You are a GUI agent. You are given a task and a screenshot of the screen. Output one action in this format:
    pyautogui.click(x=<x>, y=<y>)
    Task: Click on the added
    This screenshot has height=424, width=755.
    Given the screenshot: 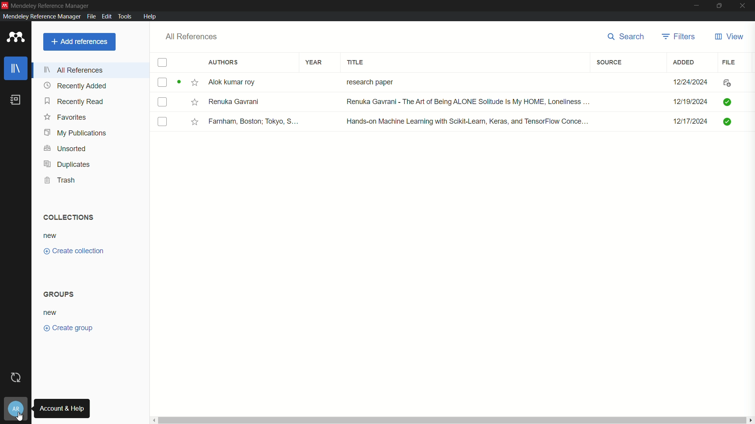 What is the action you would take?
    pyautogui.click(x=682, y=62)
    